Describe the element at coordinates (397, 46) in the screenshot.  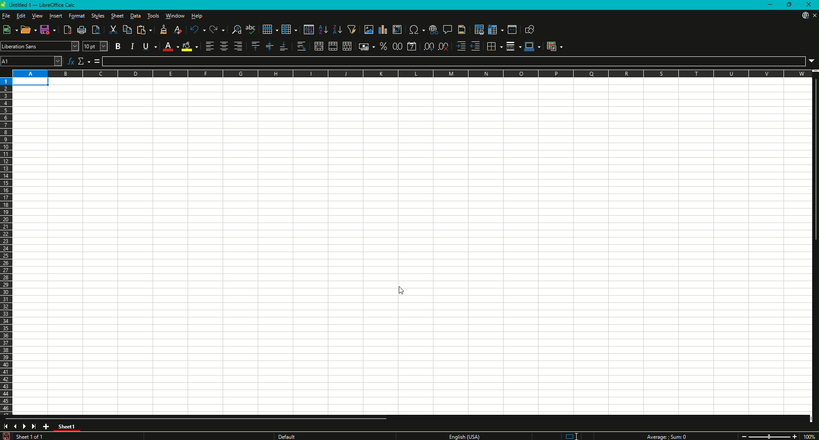
I see `Format as Number` at that location.